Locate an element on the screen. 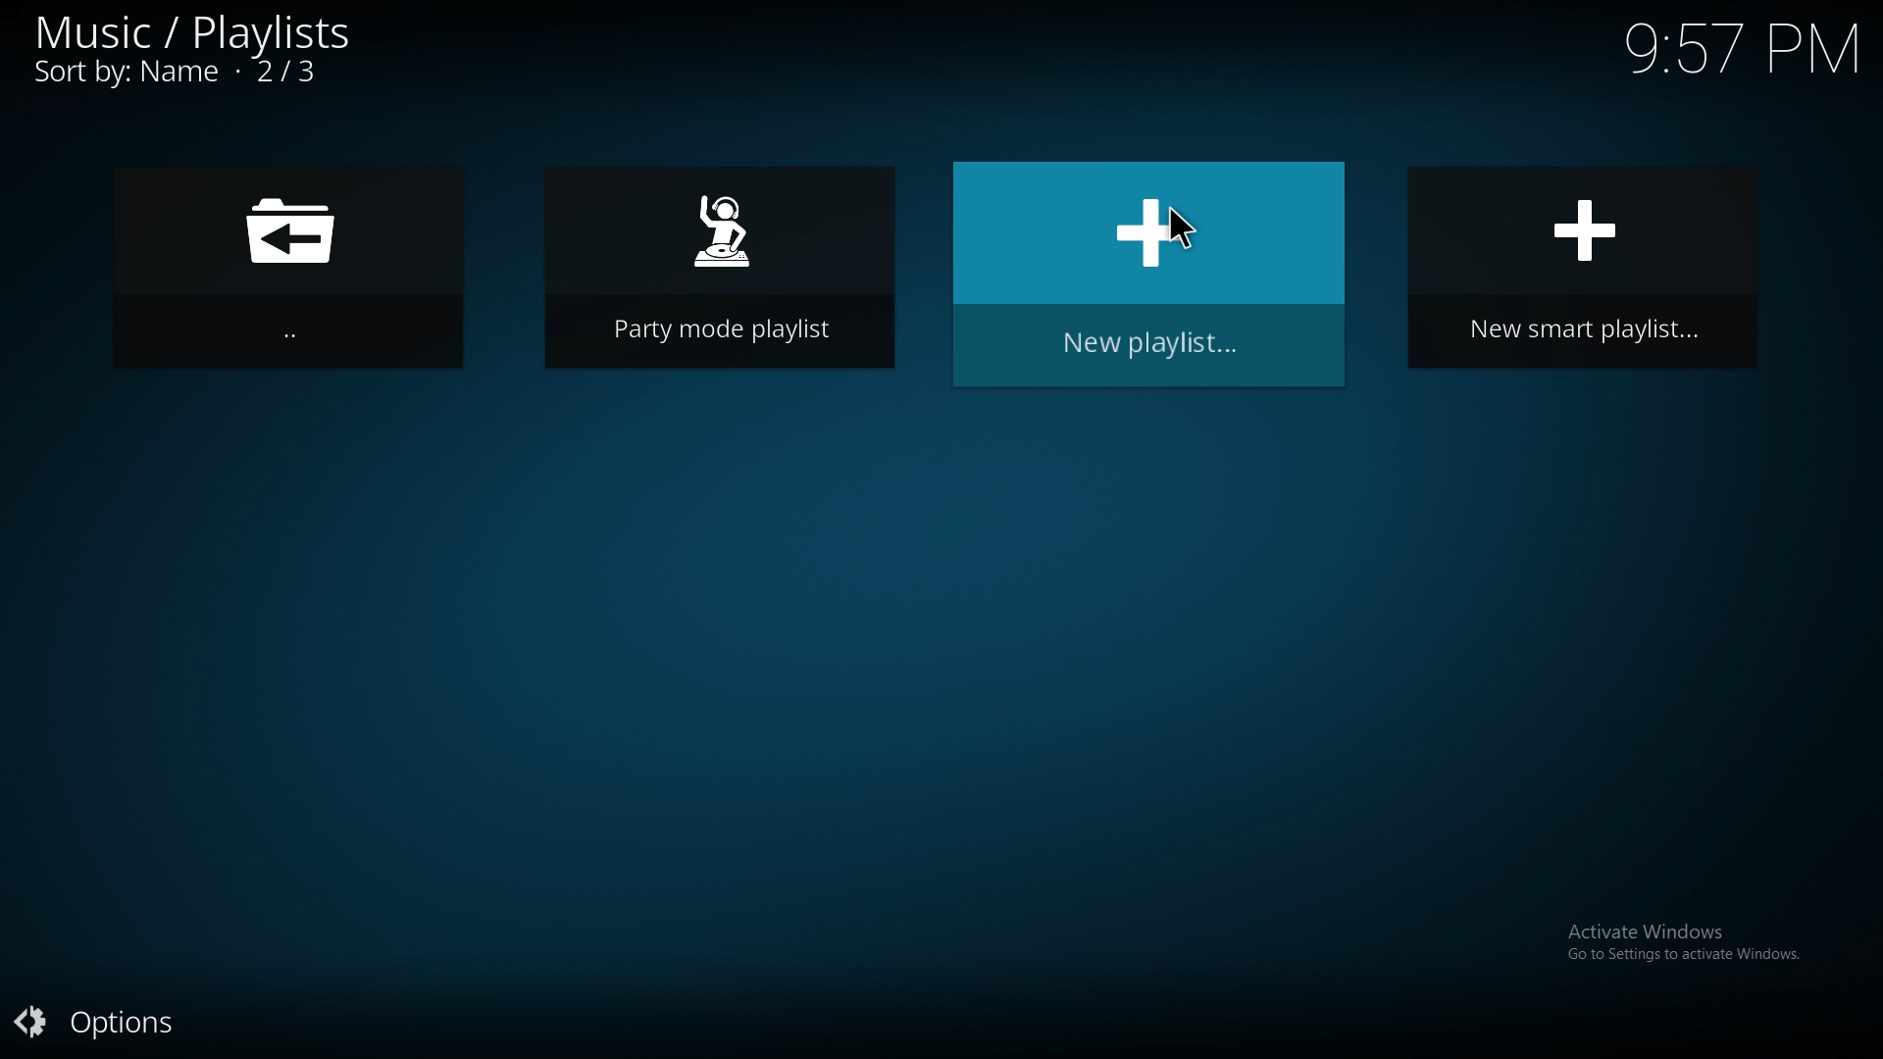 This screenshot has width=1883, height=1059. pointer cursor is located at coordinates (1181, 228).